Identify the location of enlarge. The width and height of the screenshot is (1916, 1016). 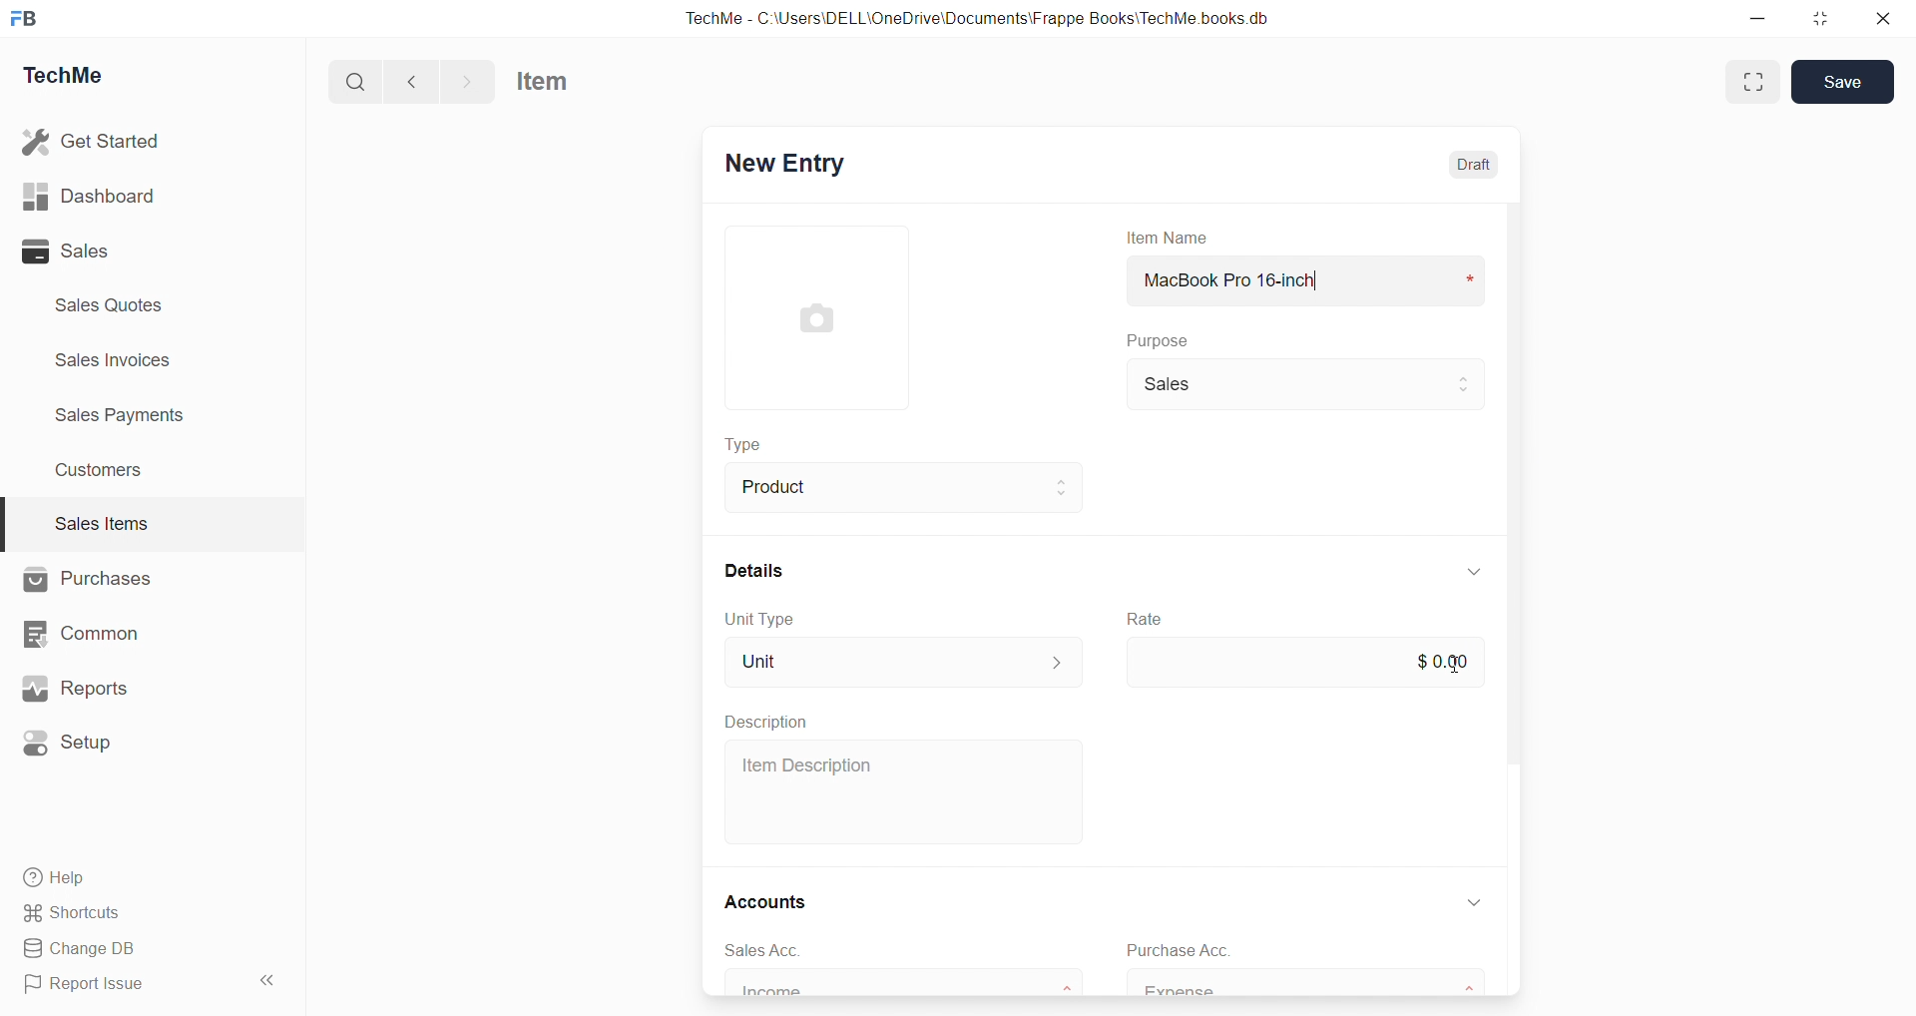
(1754, 82).